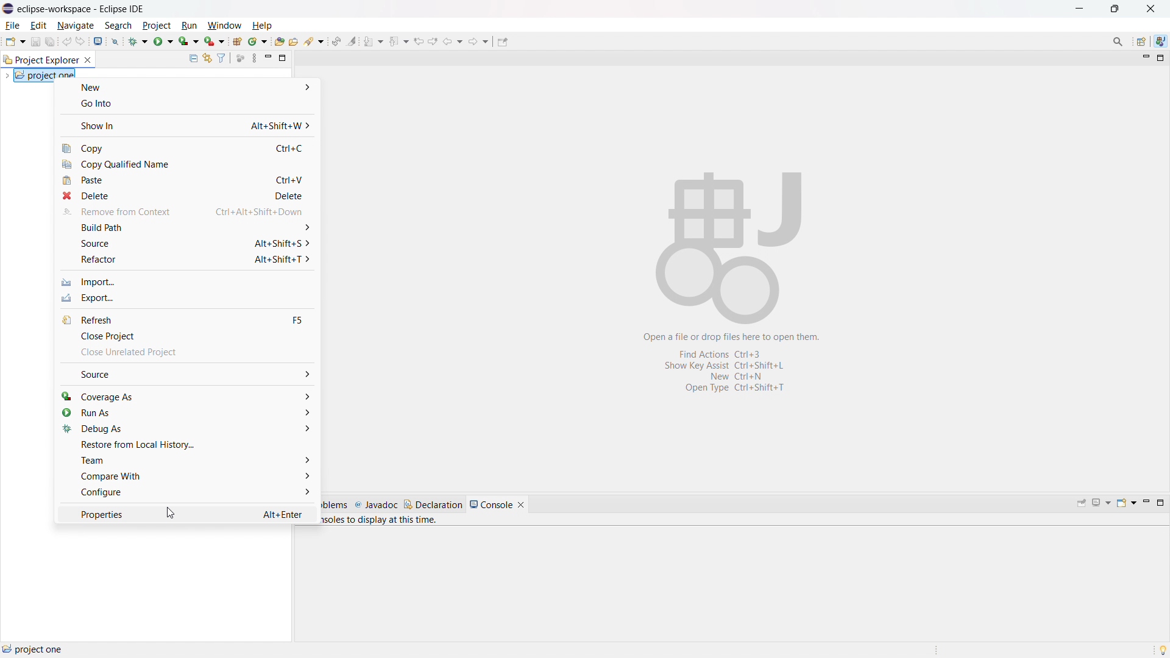  I want to click on close, so click(1150, 9).